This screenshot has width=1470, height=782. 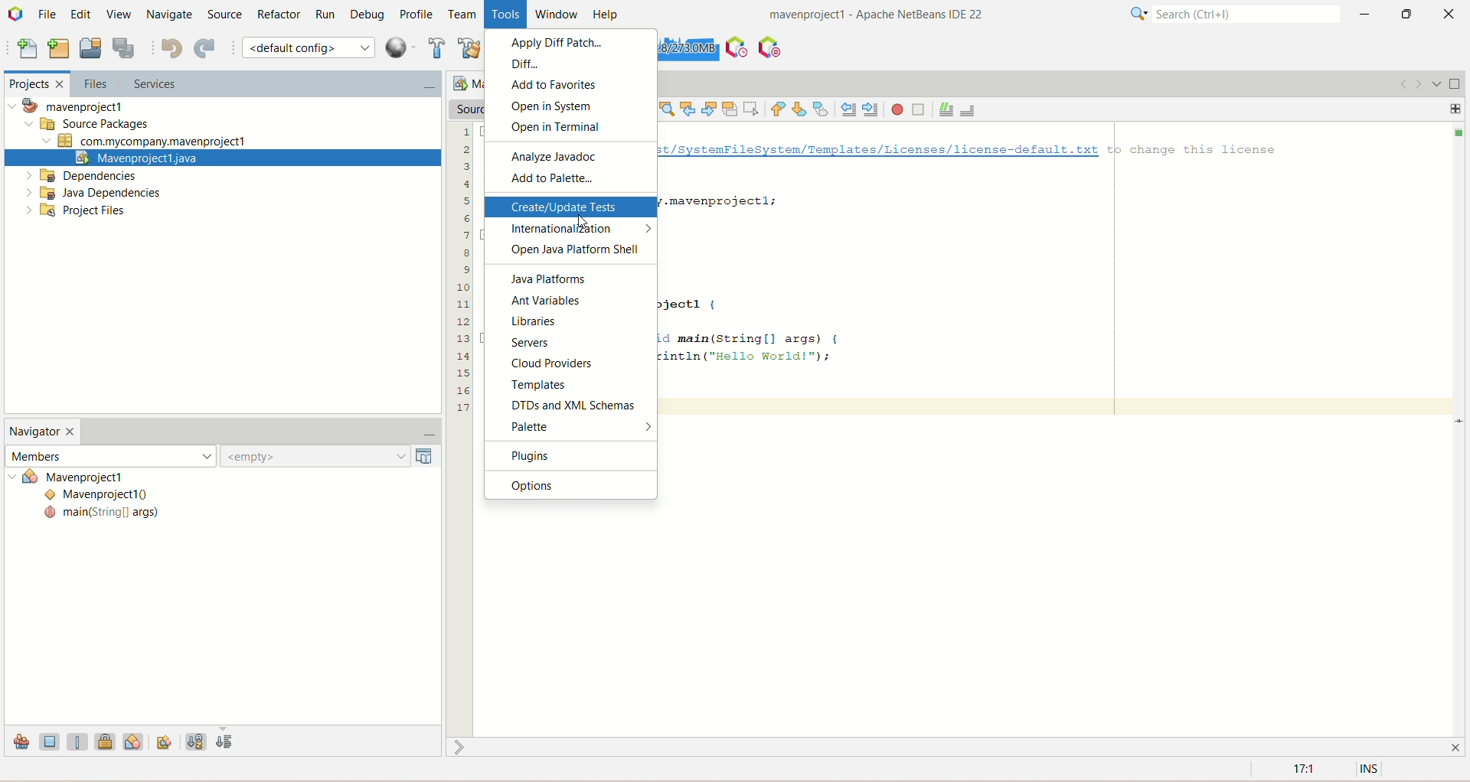 What do you see at coordinates (332, 456) in the screenshot?
I see `empty` at bounding box center [332, 456].